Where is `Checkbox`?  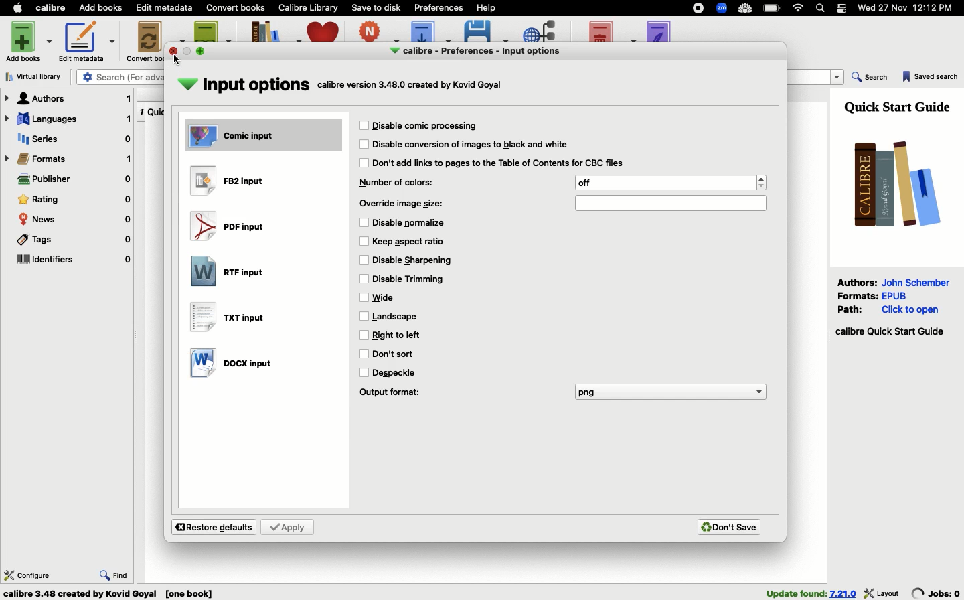
Checkbox is located at coordinates (364, 335).